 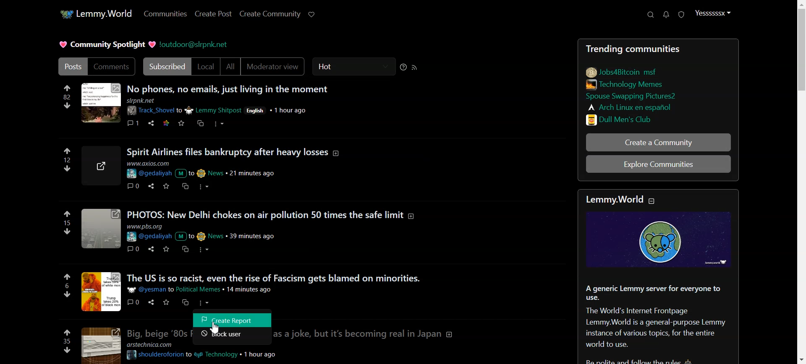 What do you see at coordinates (204, 186) in the screenshot?
I see `more` at bounding box center [204, 186].